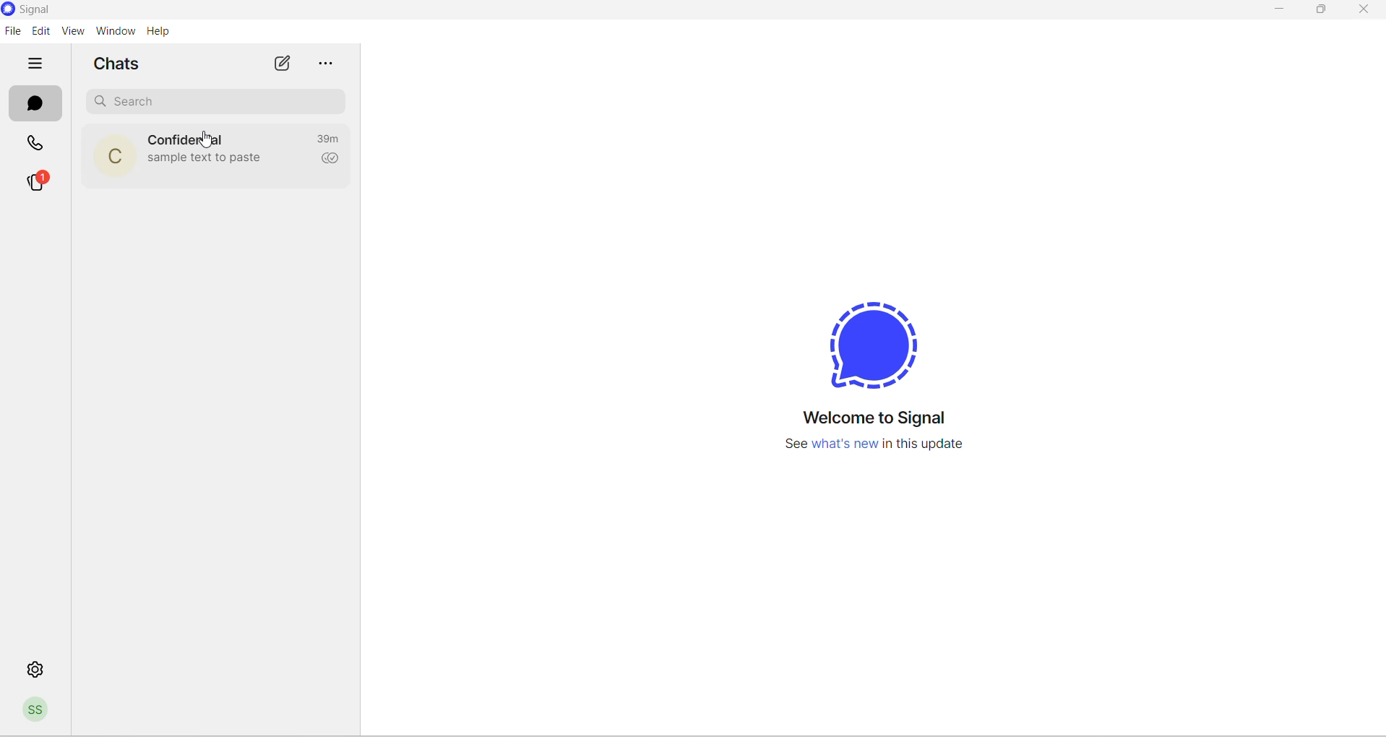 This screenshot has width=1386, height=737. I want to click on calls, so click(40, 145).